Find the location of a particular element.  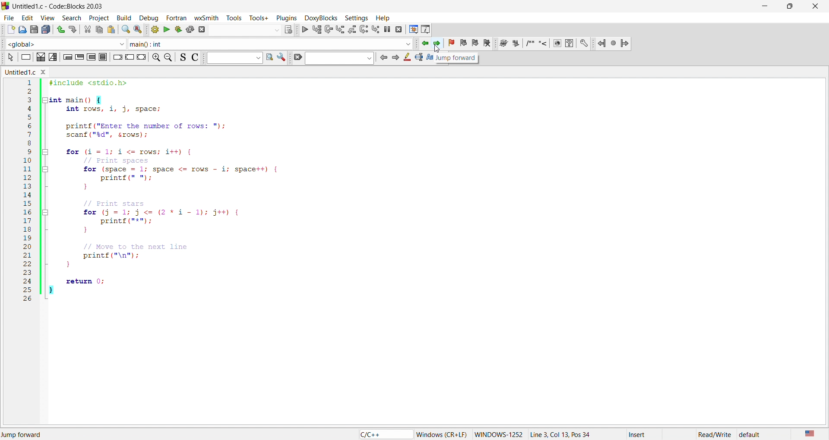

debug is located at coordinates (149, 17).